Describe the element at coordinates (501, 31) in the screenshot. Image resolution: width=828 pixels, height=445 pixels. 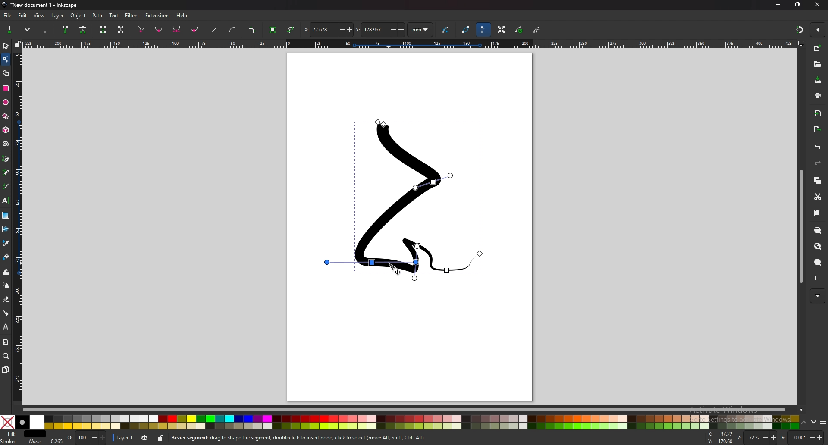
I see `transformation handle` at that location.